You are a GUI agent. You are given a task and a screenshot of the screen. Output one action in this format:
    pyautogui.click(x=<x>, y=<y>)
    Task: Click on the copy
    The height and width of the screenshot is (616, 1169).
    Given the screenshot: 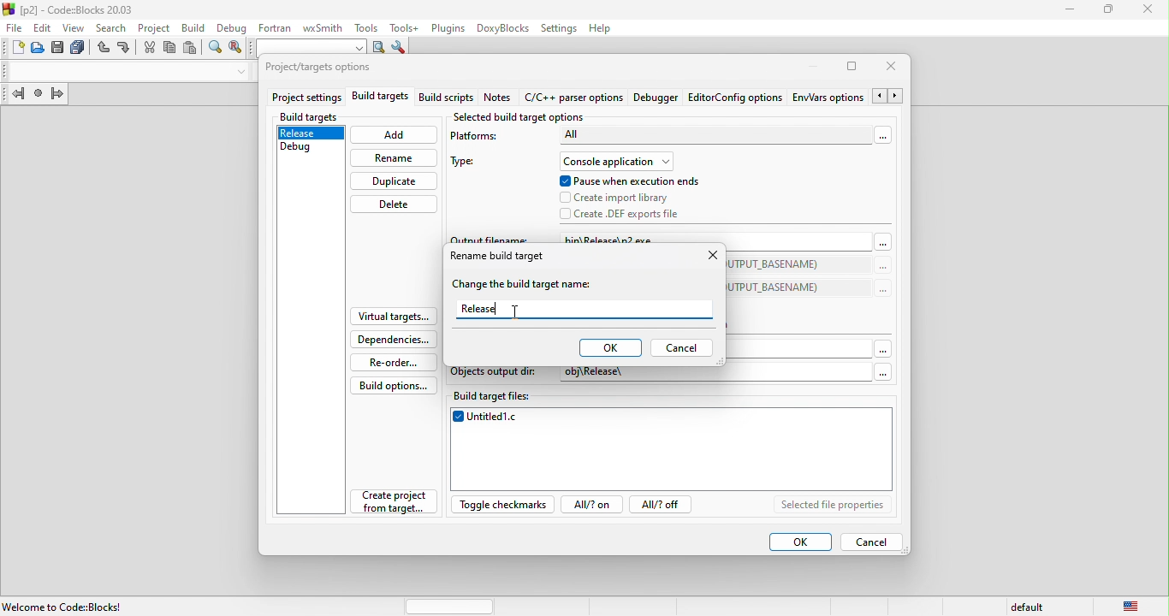 What is the action you would take?
    pyautogui.click(x=170, y=50)
    